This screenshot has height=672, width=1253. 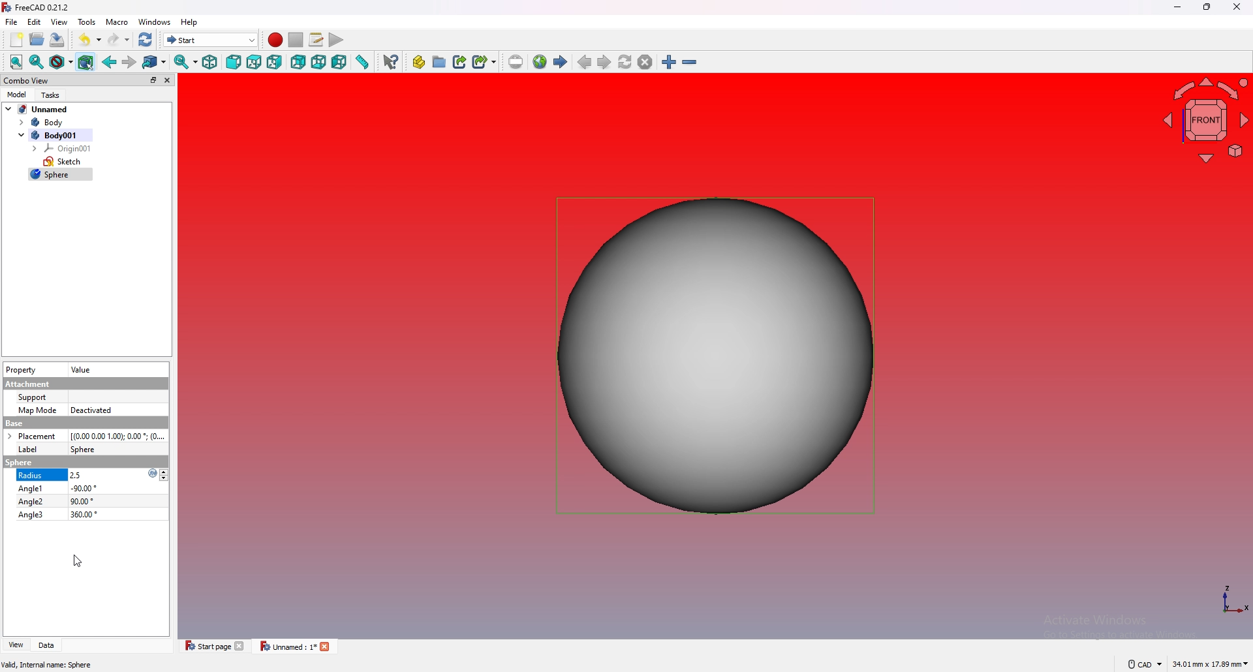 What do you see at coordinates (37, 40) in the screenshot?
I see `open` at bounding box center [37, 40].